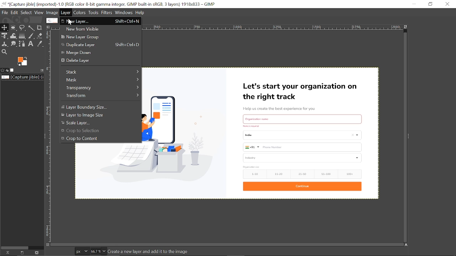 The width and height of the screenshot is (456, 256). What do you see at coordinates (99, 107) in the screenshot?
I see `Layer Boundary size` at bounding box center [99, 107].